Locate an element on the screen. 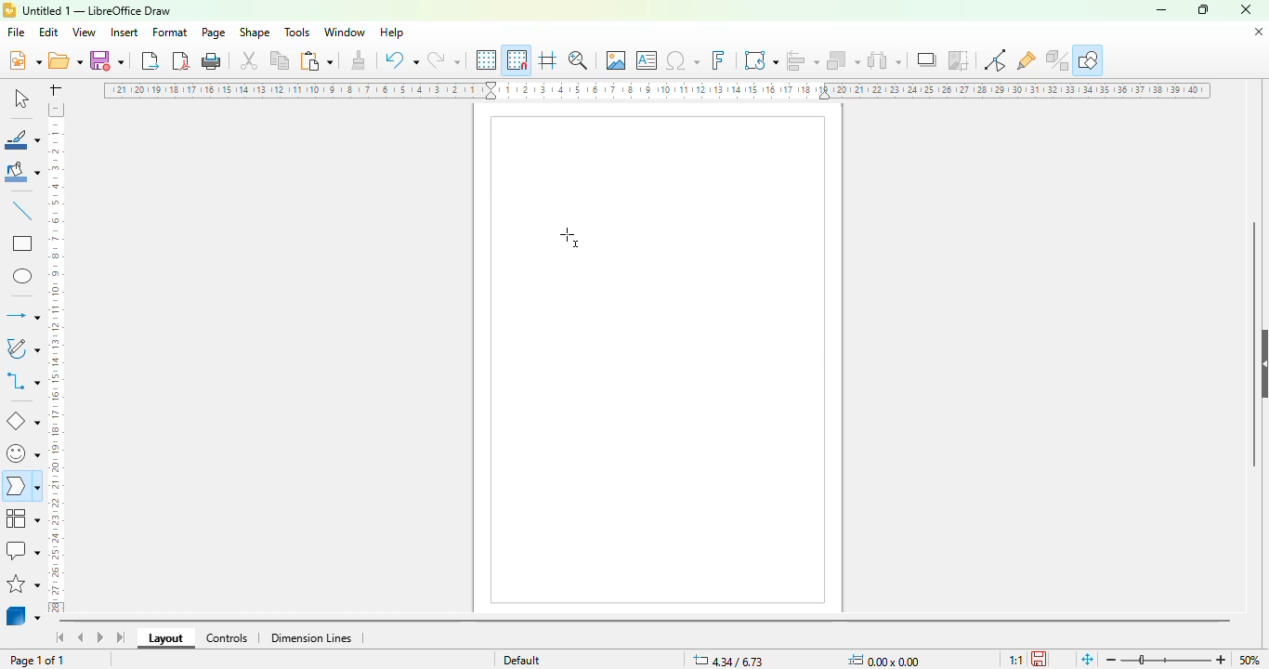 Image resolution: width=1269 pixels, height=669 pixels. zoom out is located at coordinates (1112, 660).